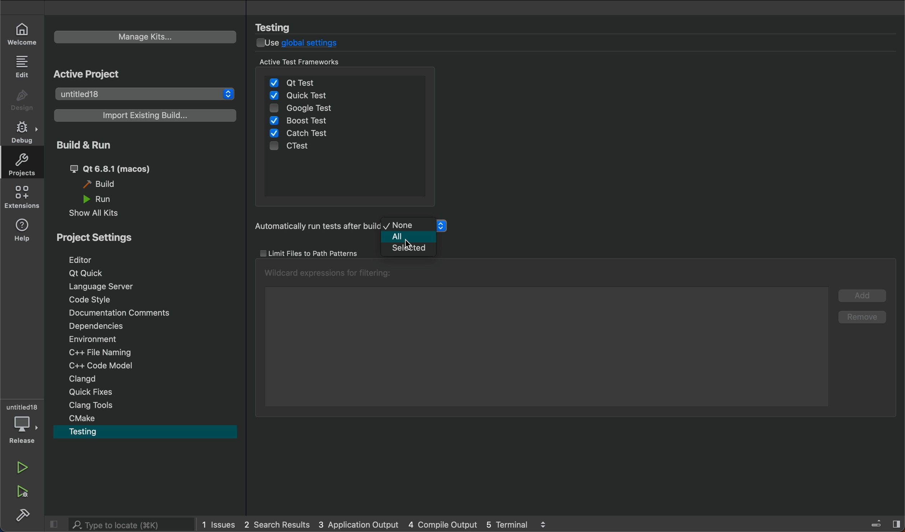  I want to click on QT TEST, so click(296, 80).